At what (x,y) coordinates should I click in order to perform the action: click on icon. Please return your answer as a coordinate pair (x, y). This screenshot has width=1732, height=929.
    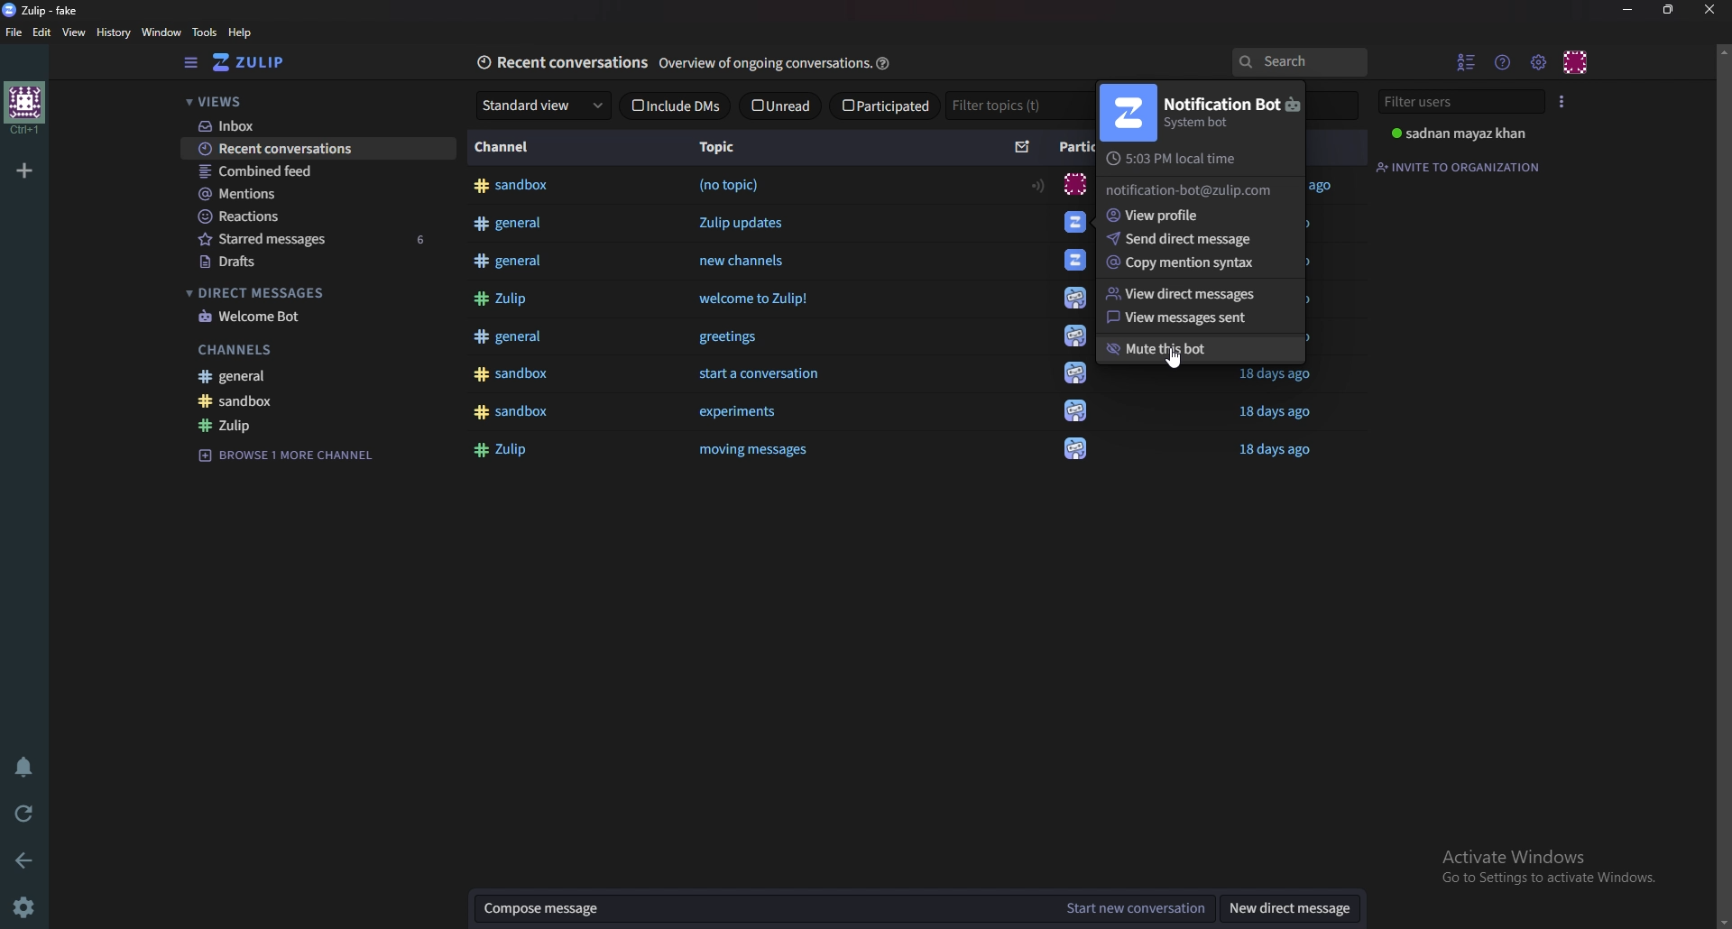
    Looking at the image, I should click on (1080, 446).